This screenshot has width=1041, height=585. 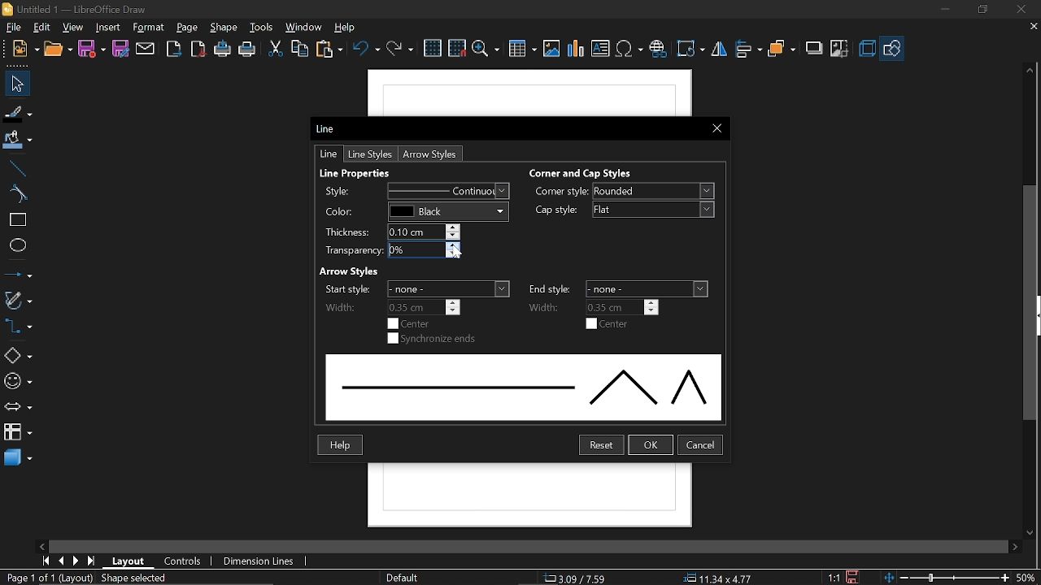 What do you see at coordinates (1034, 28) in the screenshot?
I see `close tab` at bounding box center [1034, 28].